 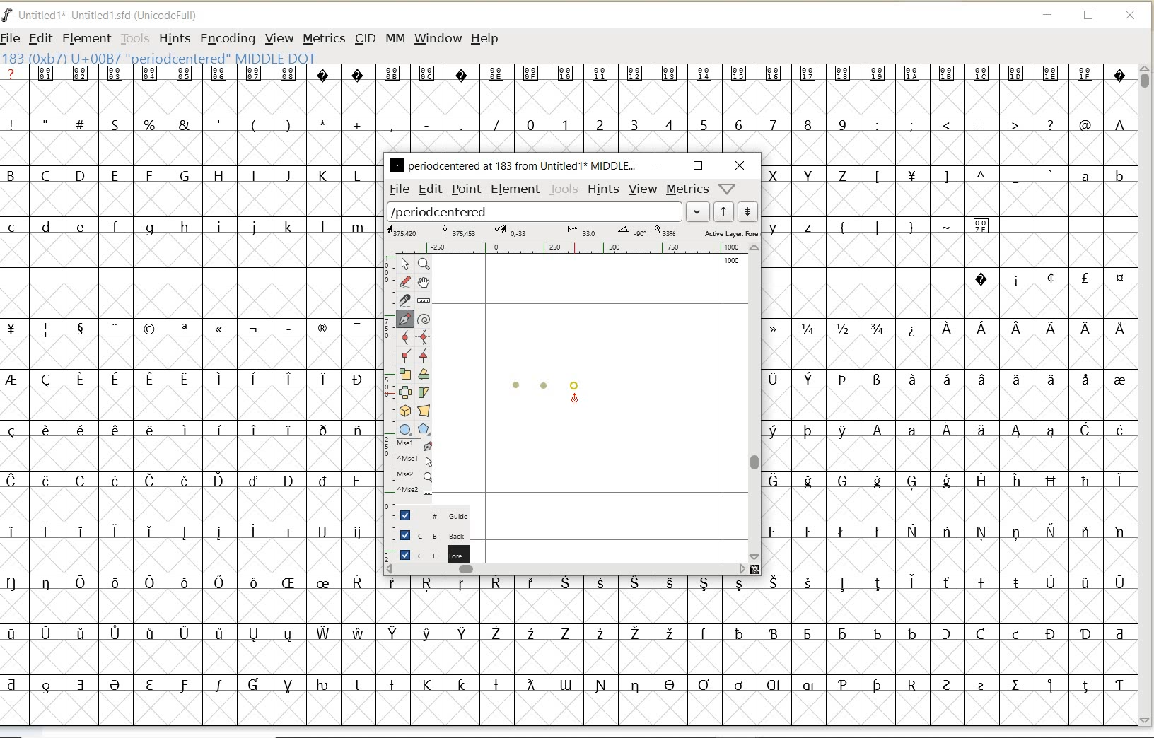 I want to click on dot, so click(x=516, y=383).